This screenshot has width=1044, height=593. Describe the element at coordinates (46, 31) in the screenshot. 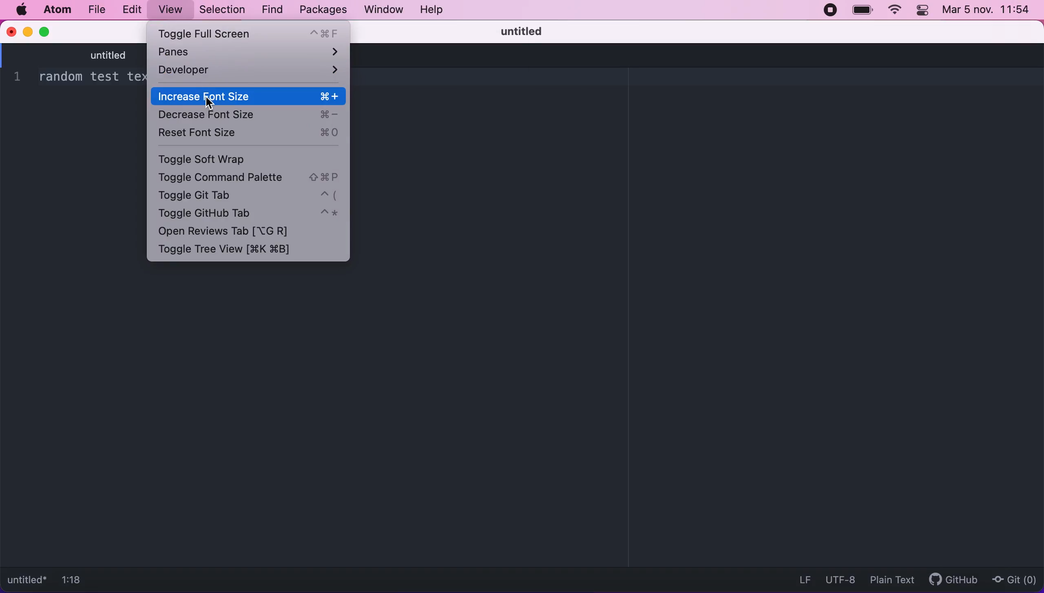

I see `maximize` at that location.